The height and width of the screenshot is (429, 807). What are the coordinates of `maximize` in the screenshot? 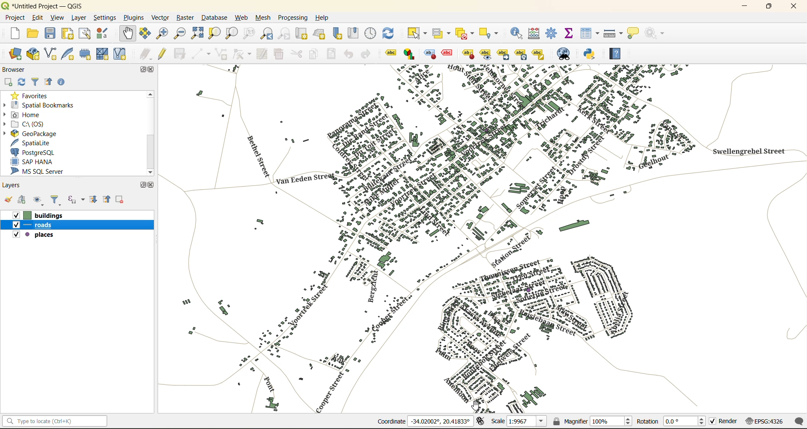 It's located at (144, 71).